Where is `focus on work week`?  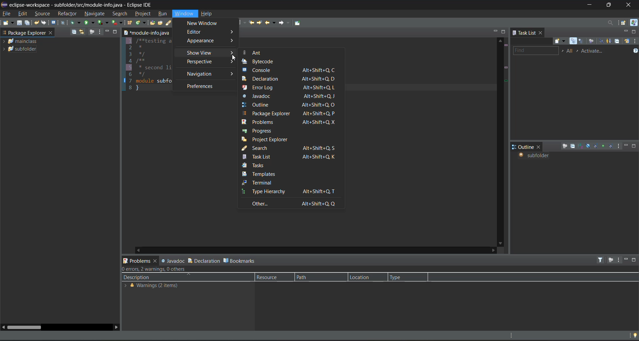
focus on work week is located at coordinates (592, 41).